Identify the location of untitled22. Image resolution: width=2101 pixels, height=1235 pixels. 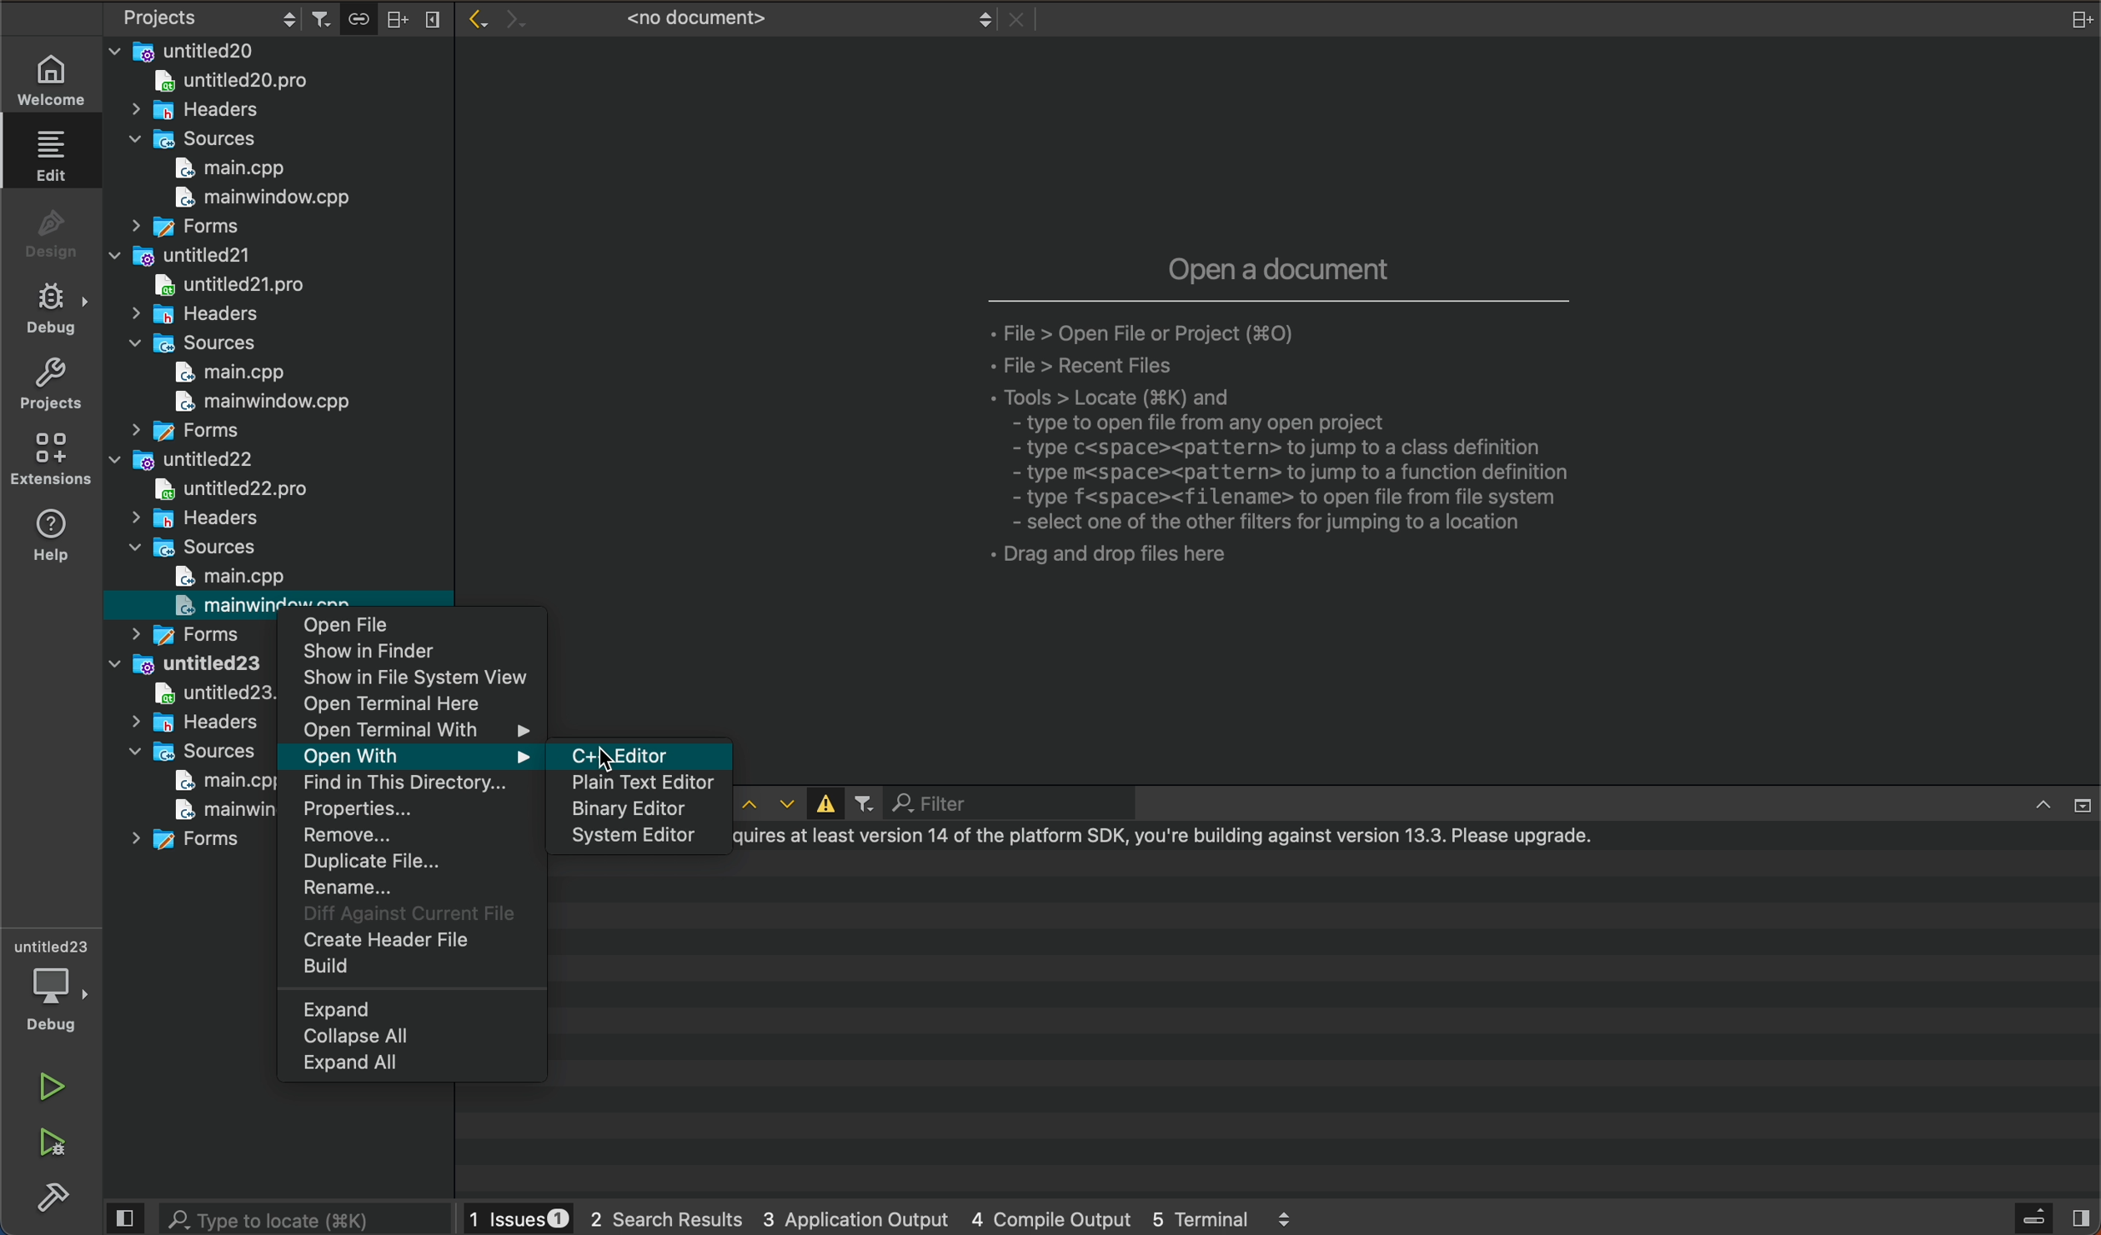
(187, 462).